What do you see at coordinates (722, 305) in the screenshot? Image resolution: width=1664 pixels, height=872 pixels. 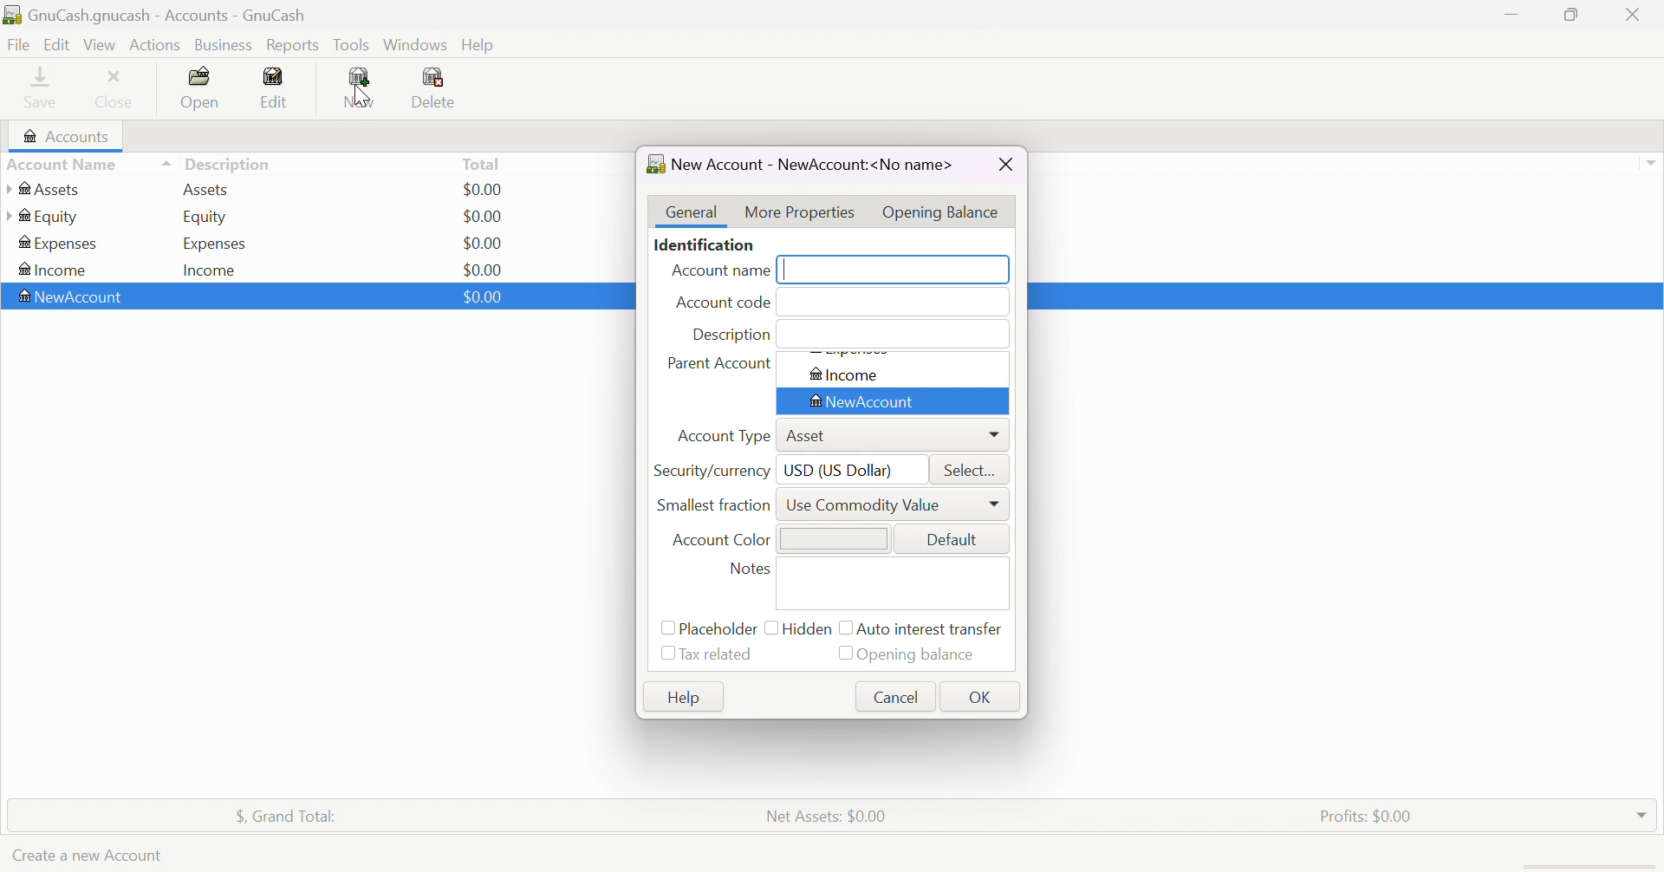 I see `Account code` at bounding box center [722, 305].